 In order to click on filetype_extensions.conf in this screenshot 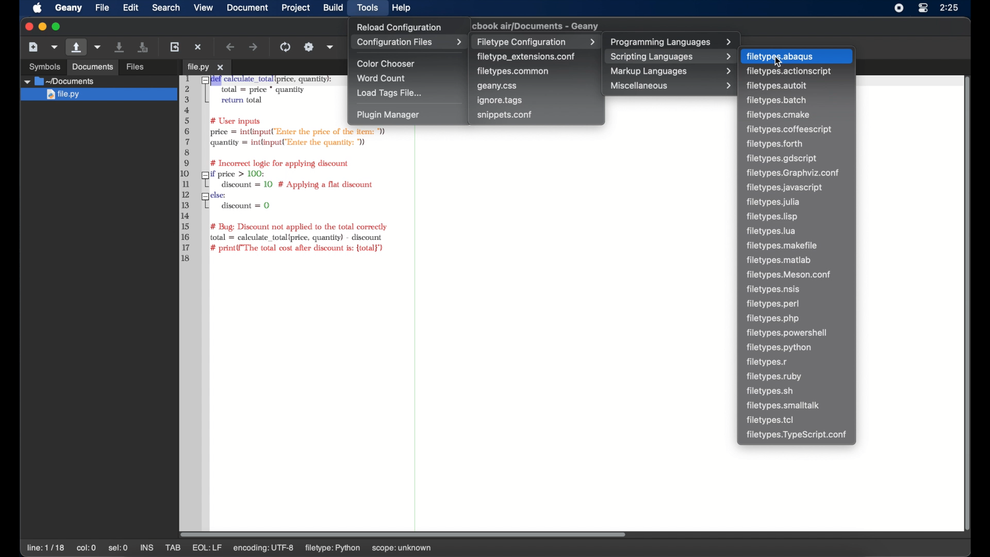, I will do `click(526, 57)`.